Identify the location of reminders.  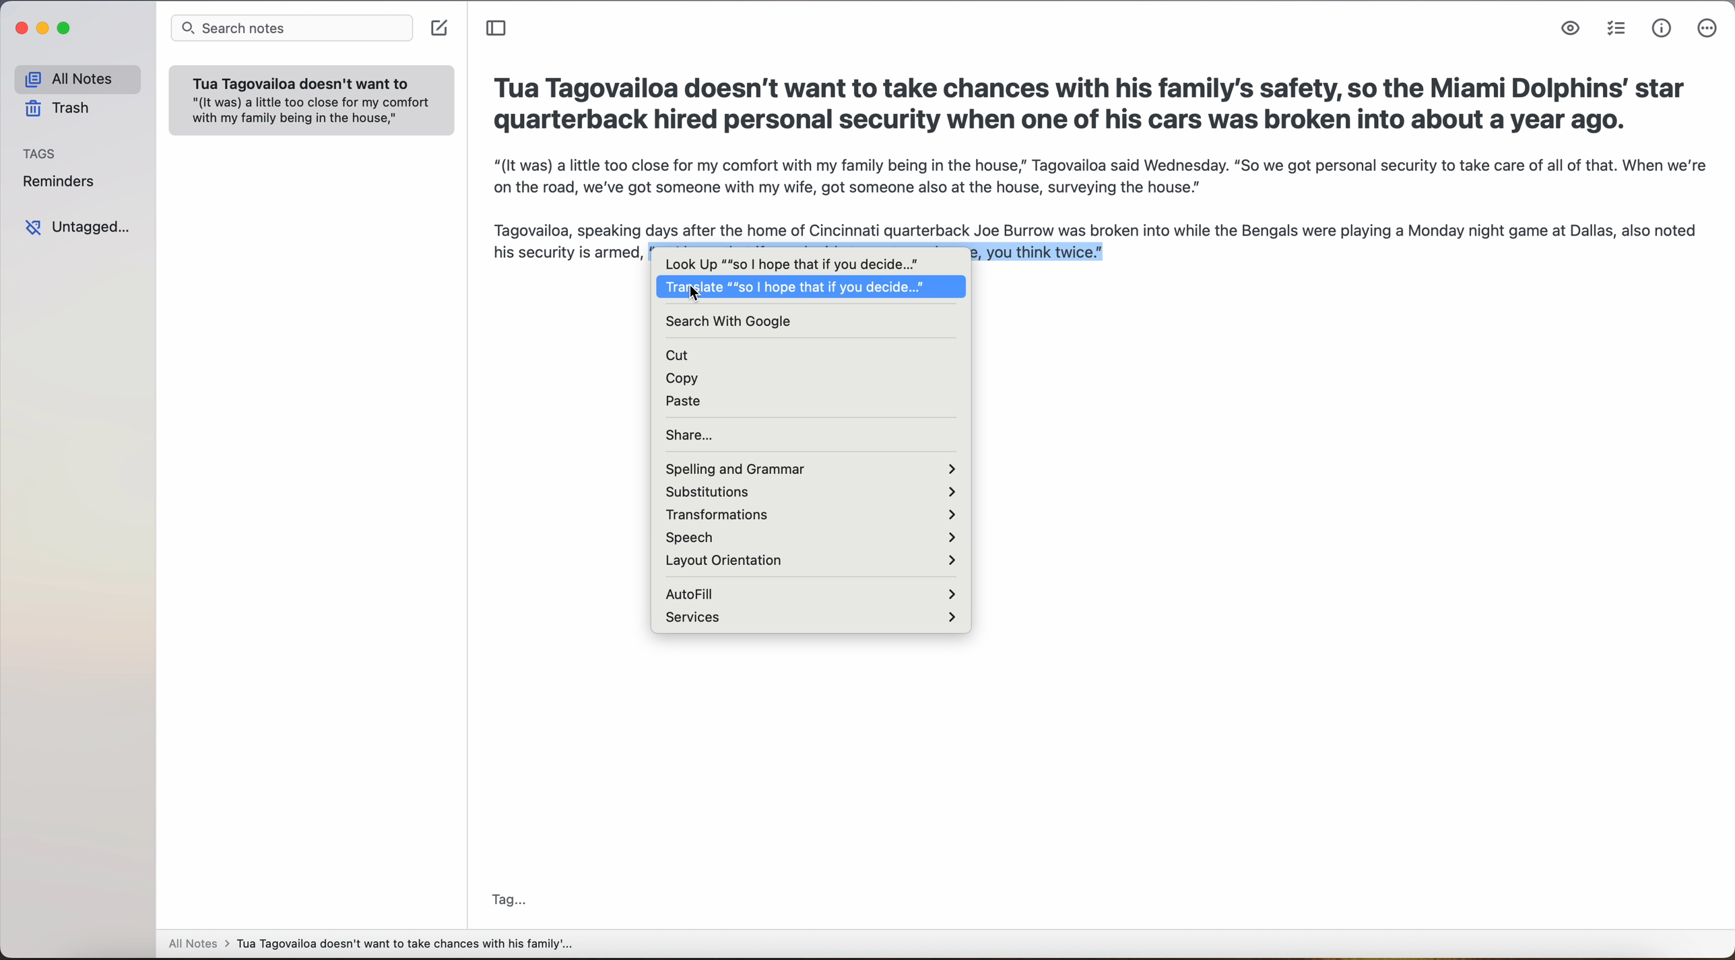
(62, 182).